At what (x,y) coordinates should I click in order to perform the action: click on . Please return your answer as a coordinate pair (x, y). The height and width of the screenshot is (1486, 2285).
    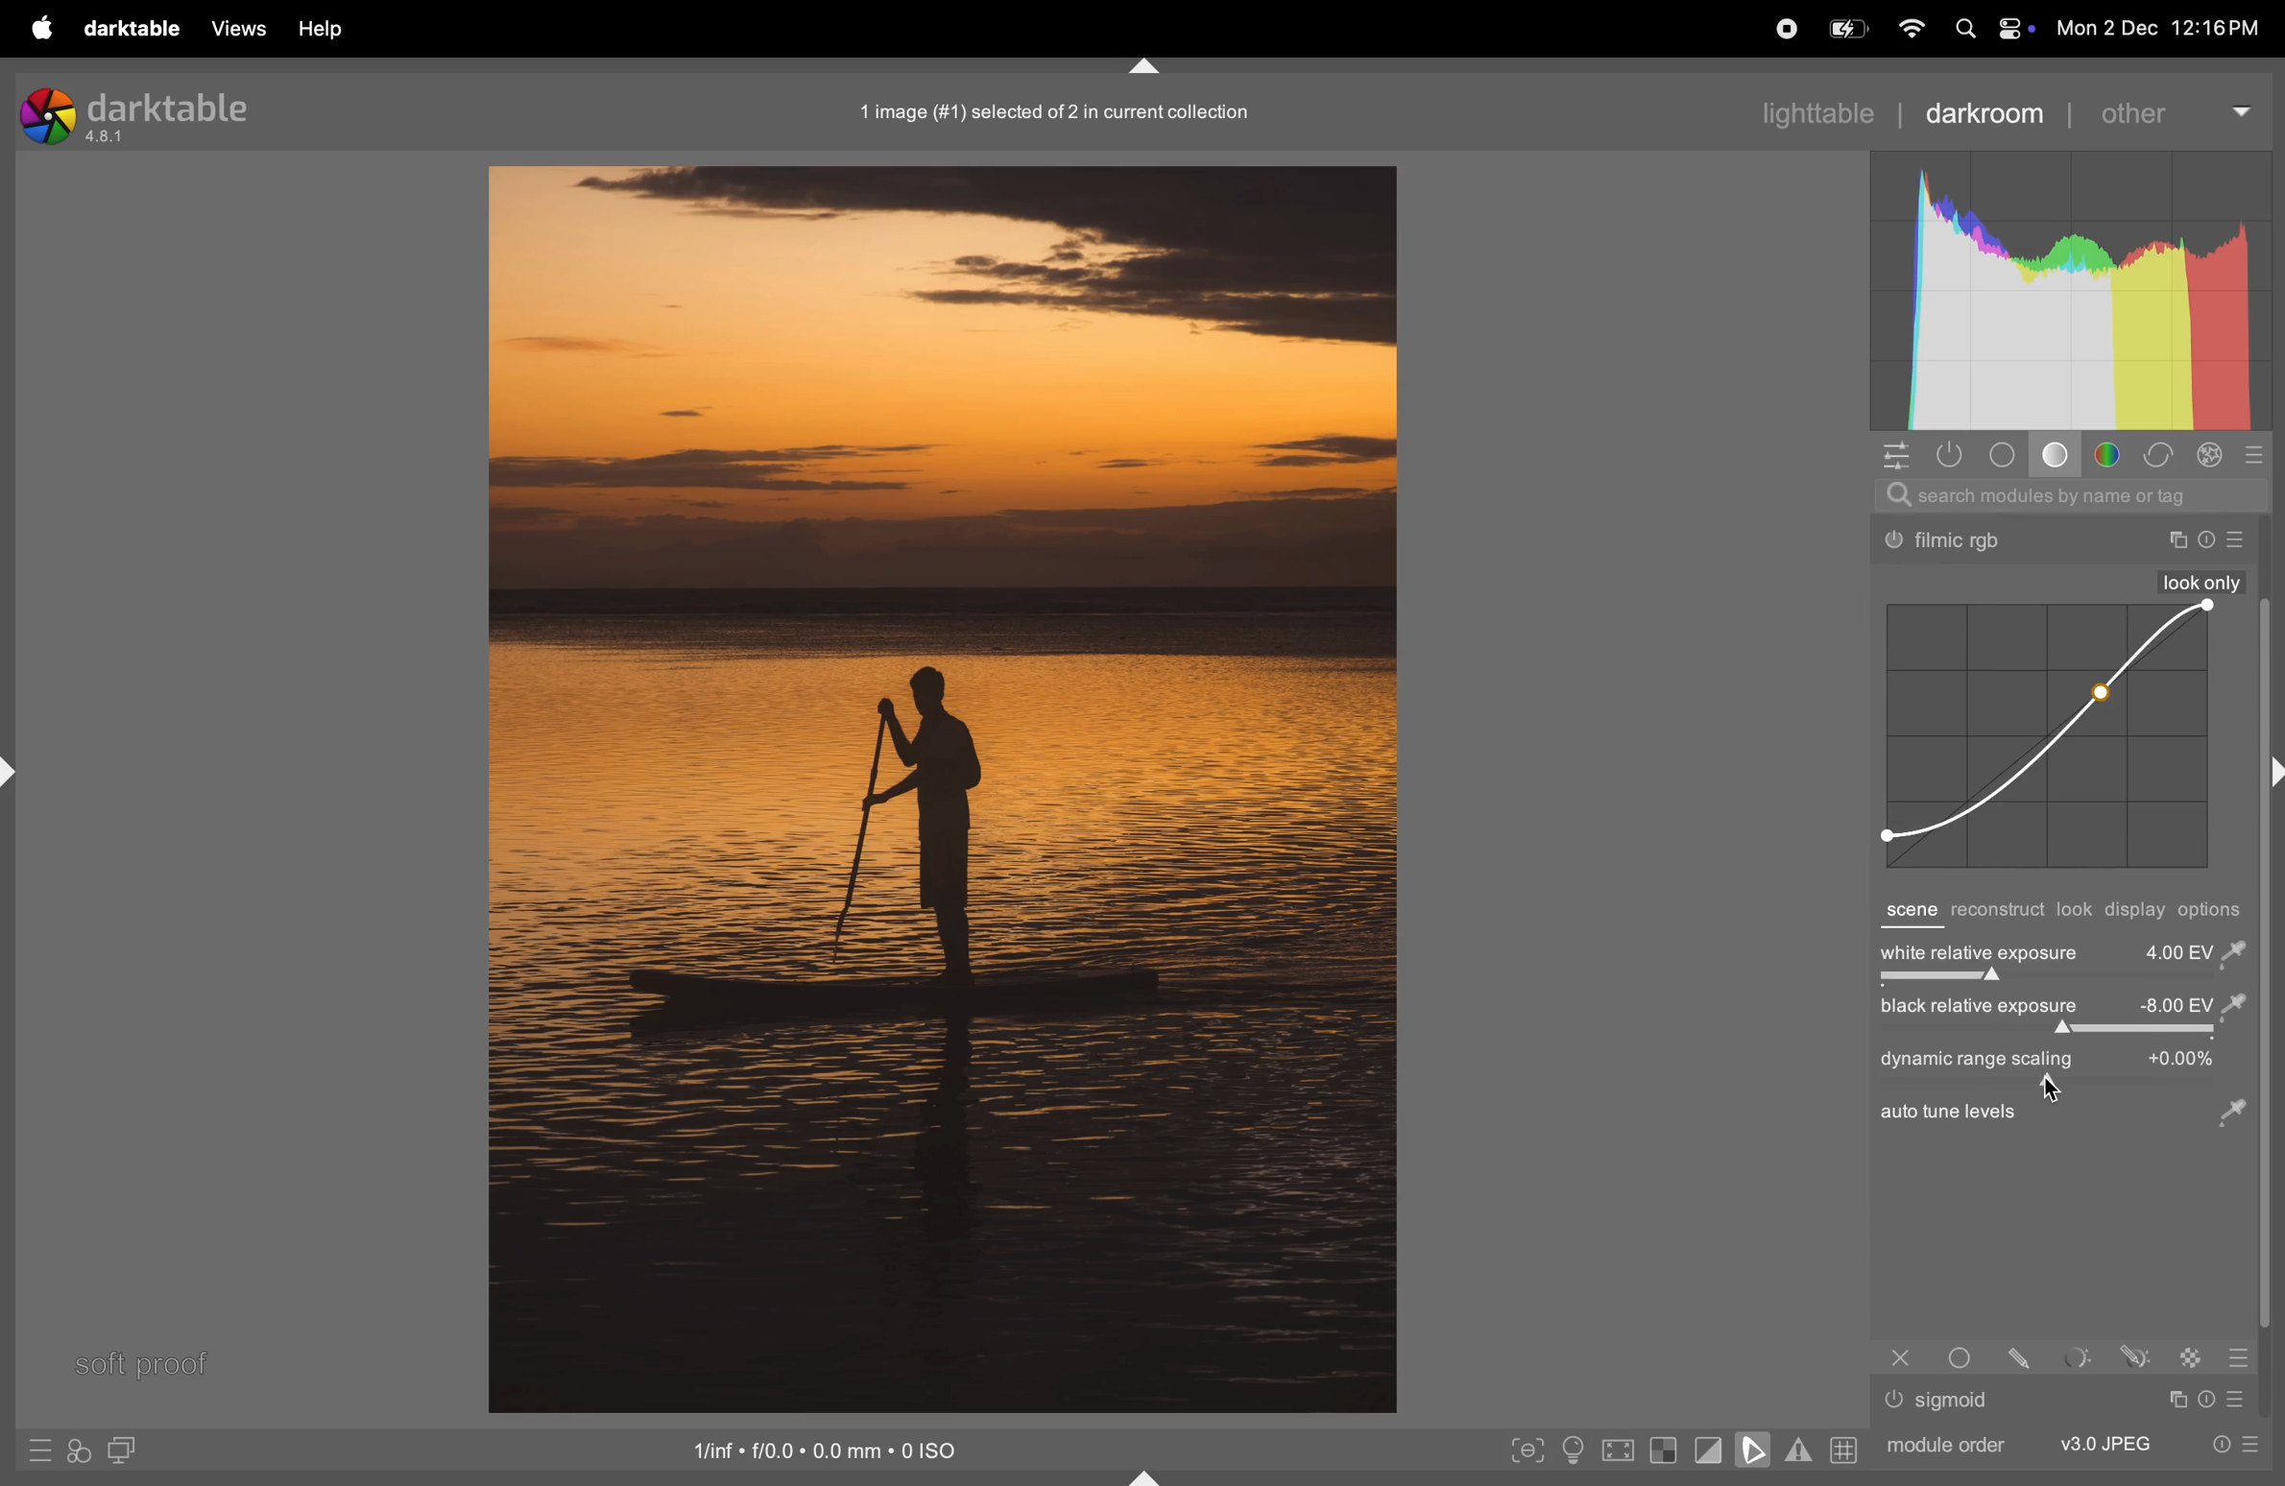
    Looking at the image, I should click on (2193, 1356).